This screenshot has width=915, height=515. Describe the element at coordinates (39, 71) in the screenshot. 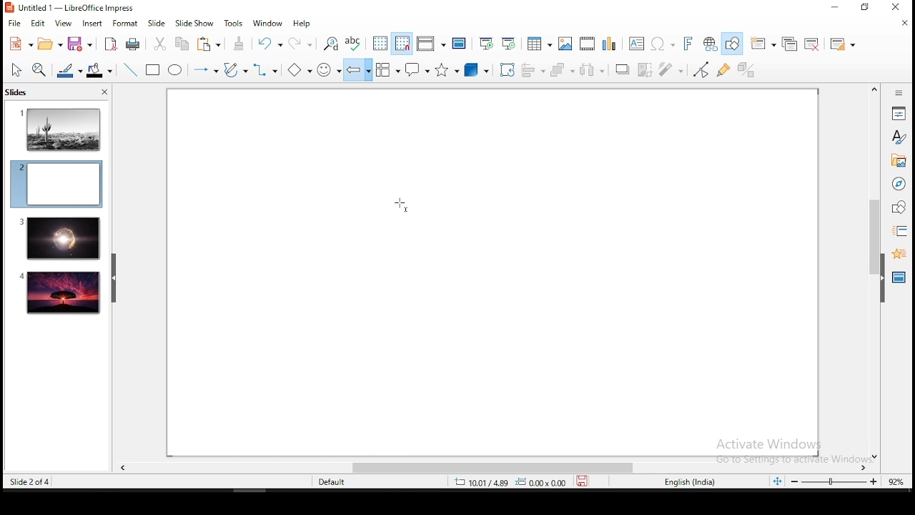

I see `zoom tool` at that location.